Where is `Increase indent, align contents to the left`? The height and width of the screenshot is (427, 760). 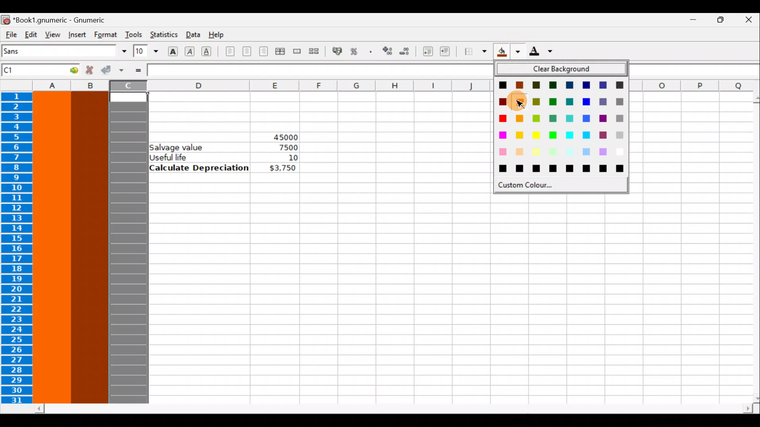 Increase indent, align contents to the left is located at coordinates (448, 52).